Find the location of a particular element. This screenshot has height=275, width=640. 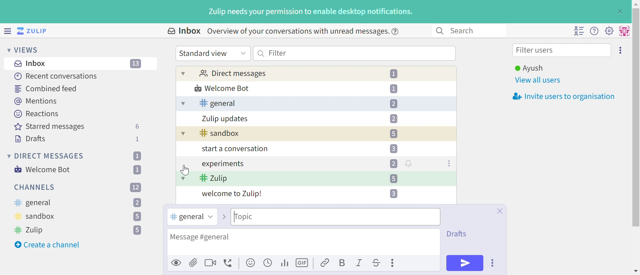

2 is located at coordinates (137, 203).